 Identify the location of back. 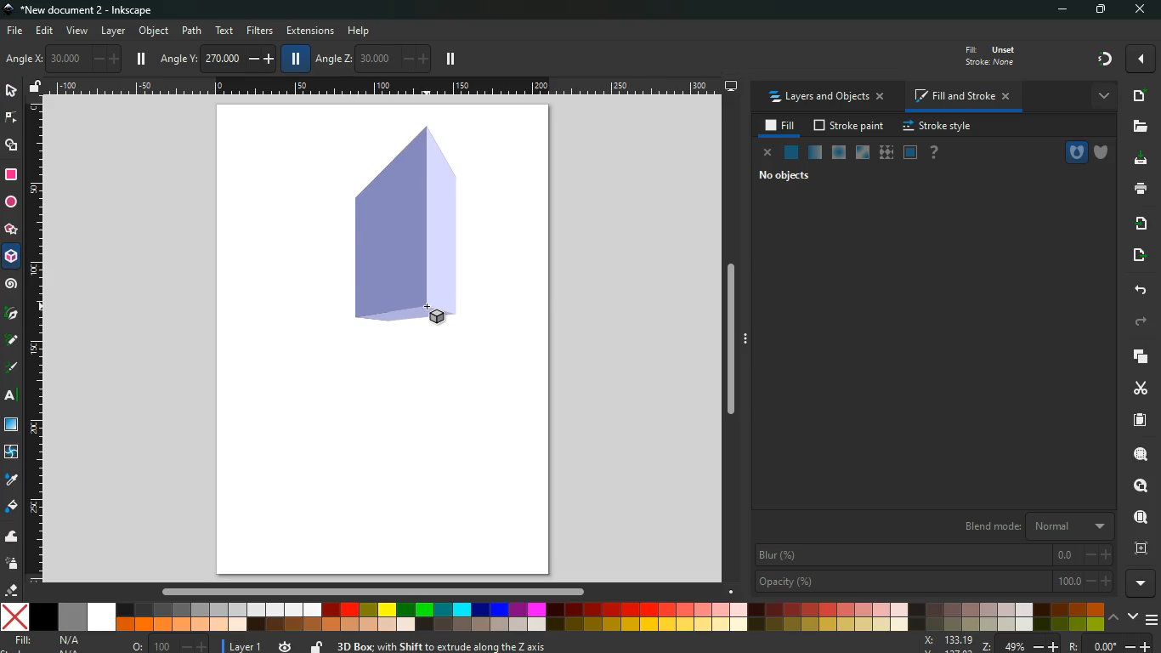
(1137, 290).